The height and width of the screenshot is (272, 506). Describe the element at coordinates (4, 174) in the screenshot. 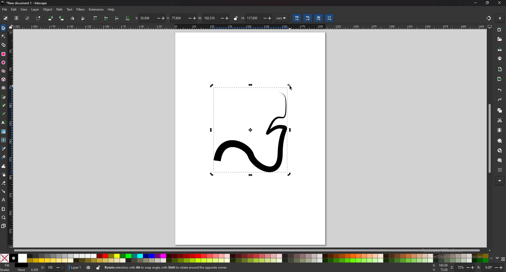

I see `spray` at that location.